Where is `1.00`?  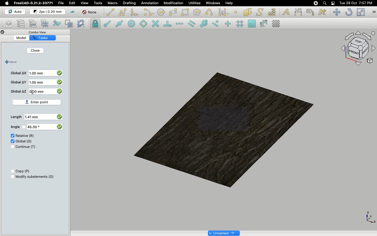 1.00 is located at coordinates (38, 74).